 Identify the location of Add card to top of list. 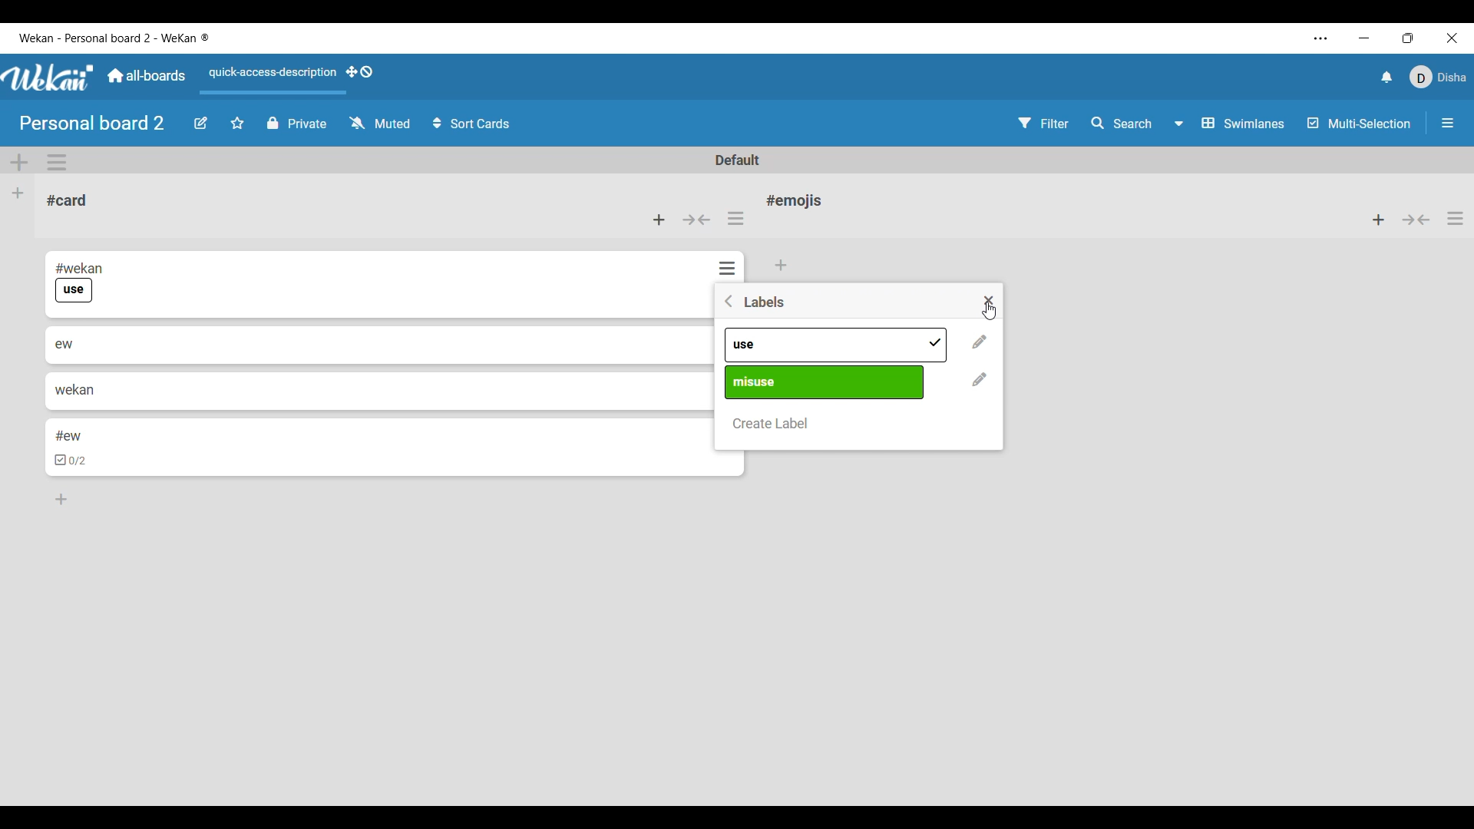
(659, 220).